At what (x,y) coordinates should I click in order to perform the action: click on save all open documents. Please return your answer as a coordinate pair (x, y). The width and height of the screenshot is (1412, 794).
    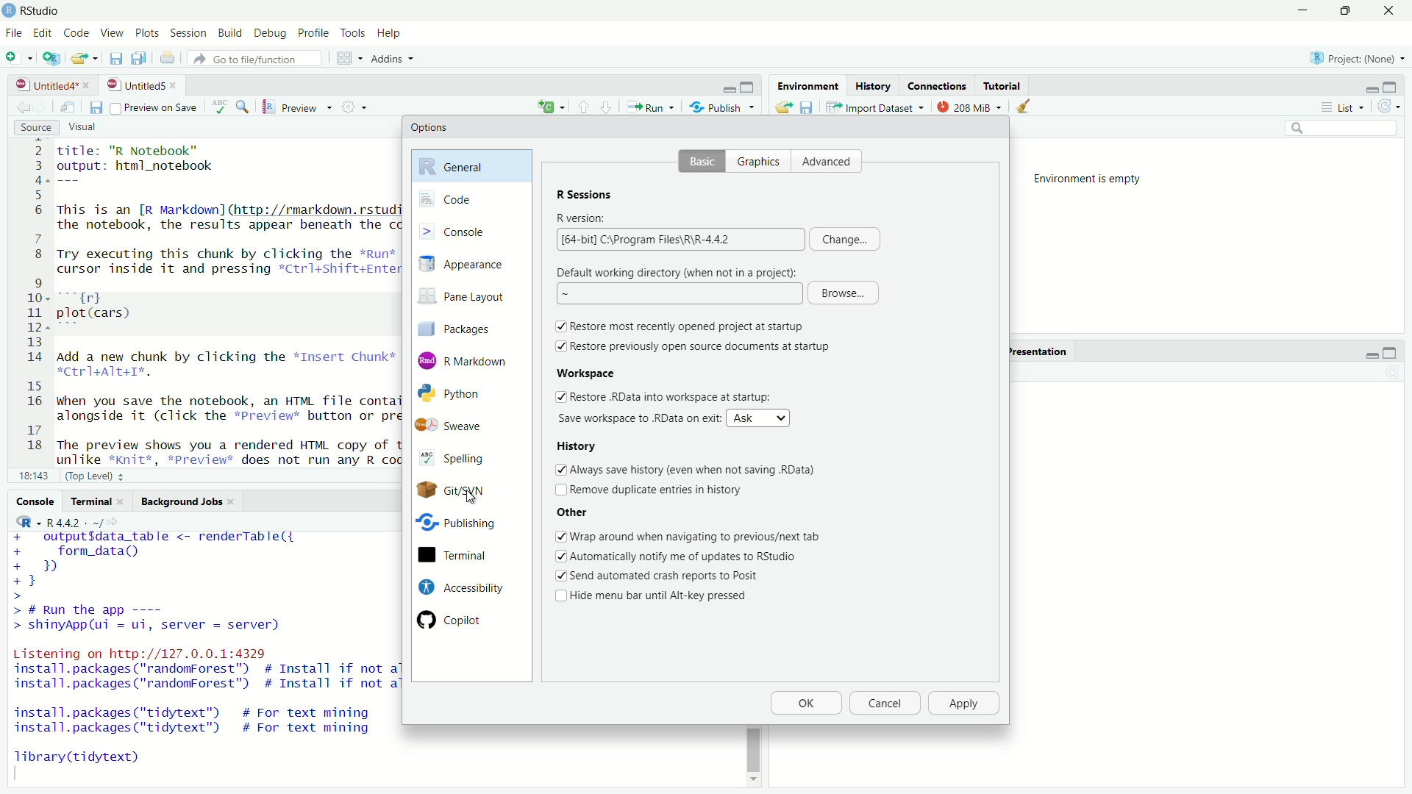
    Looking at the image, I should click on (140, 58).